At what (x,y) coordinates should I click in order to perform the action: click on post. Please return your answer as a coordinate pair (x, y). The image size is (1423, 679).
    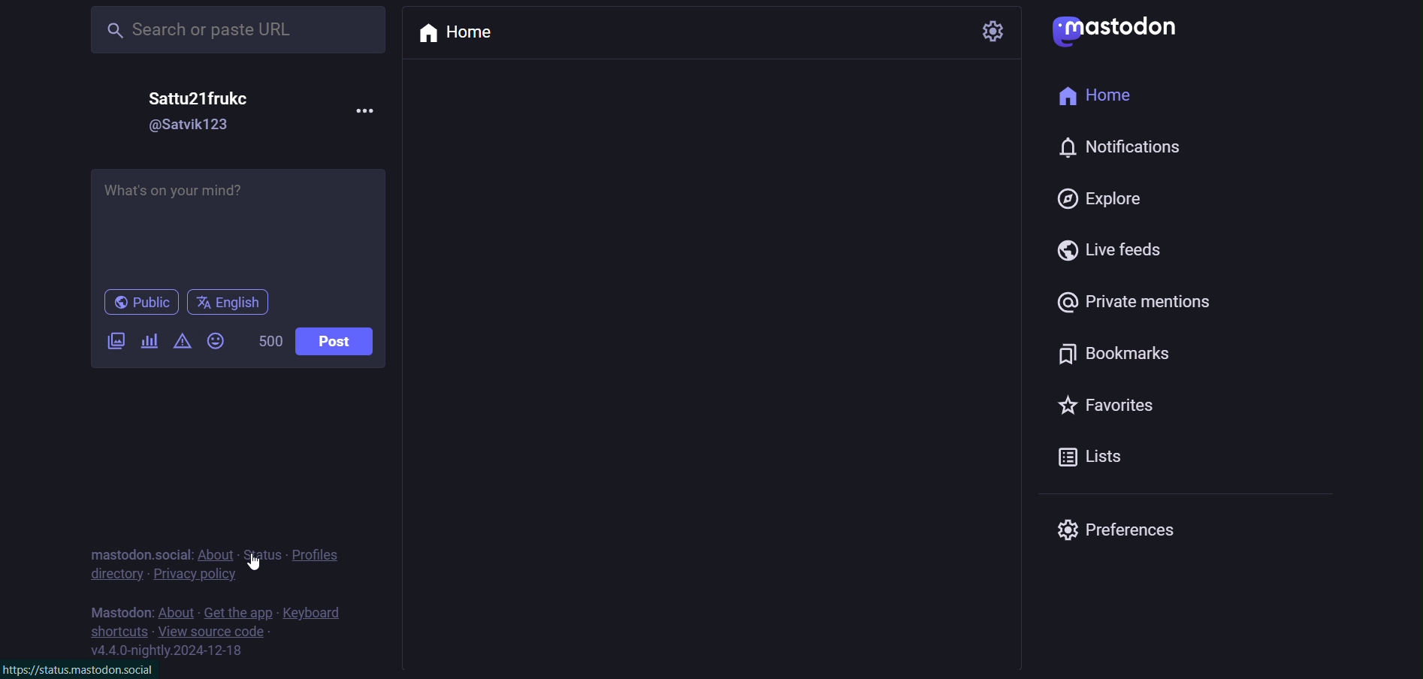
    Looking at the image, I should click on (334, 340).